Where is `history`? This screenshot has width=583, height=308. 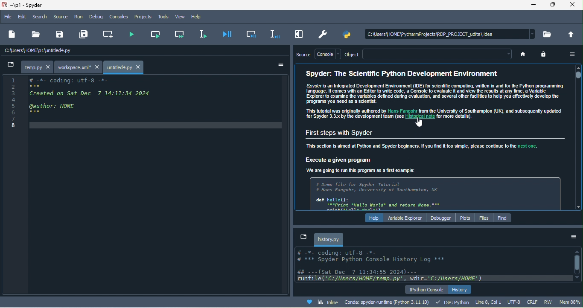
history is located at coordinates (325, 239).